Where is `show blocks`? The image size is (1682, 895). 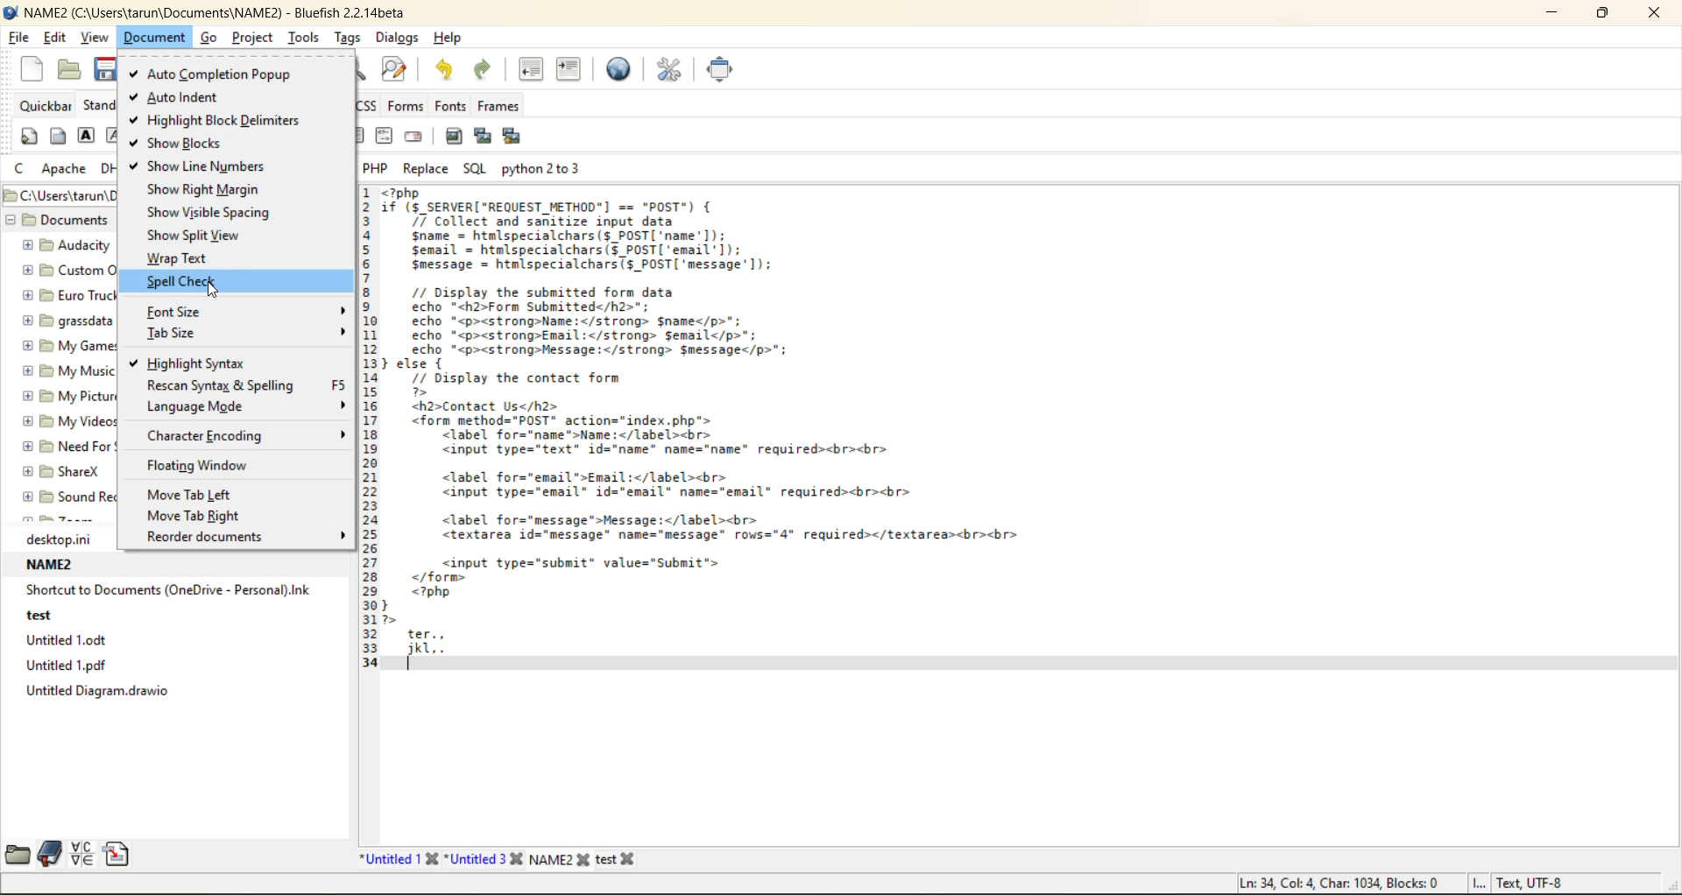 show blocks is located at coordinates (185, 143).